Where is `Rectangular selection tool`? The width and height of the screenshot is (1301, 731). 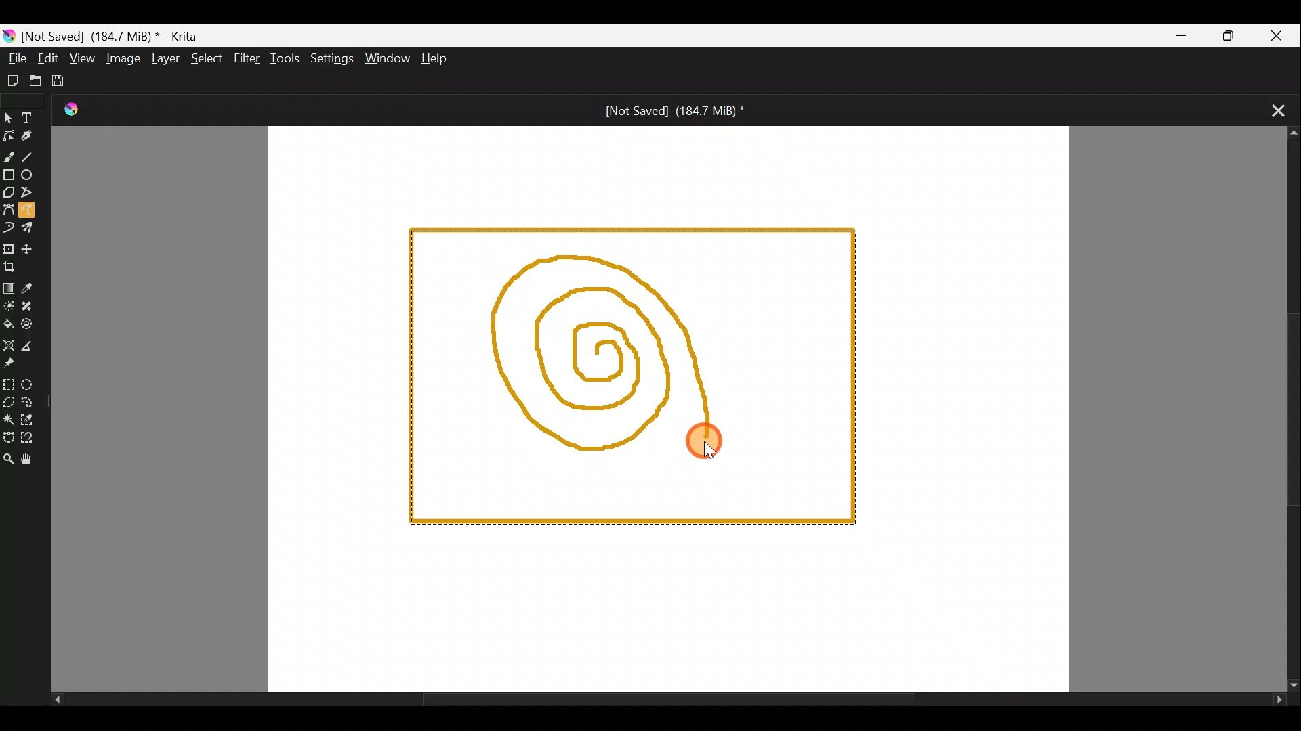 Rectangular selection tool is located at coordinates (9, 382).